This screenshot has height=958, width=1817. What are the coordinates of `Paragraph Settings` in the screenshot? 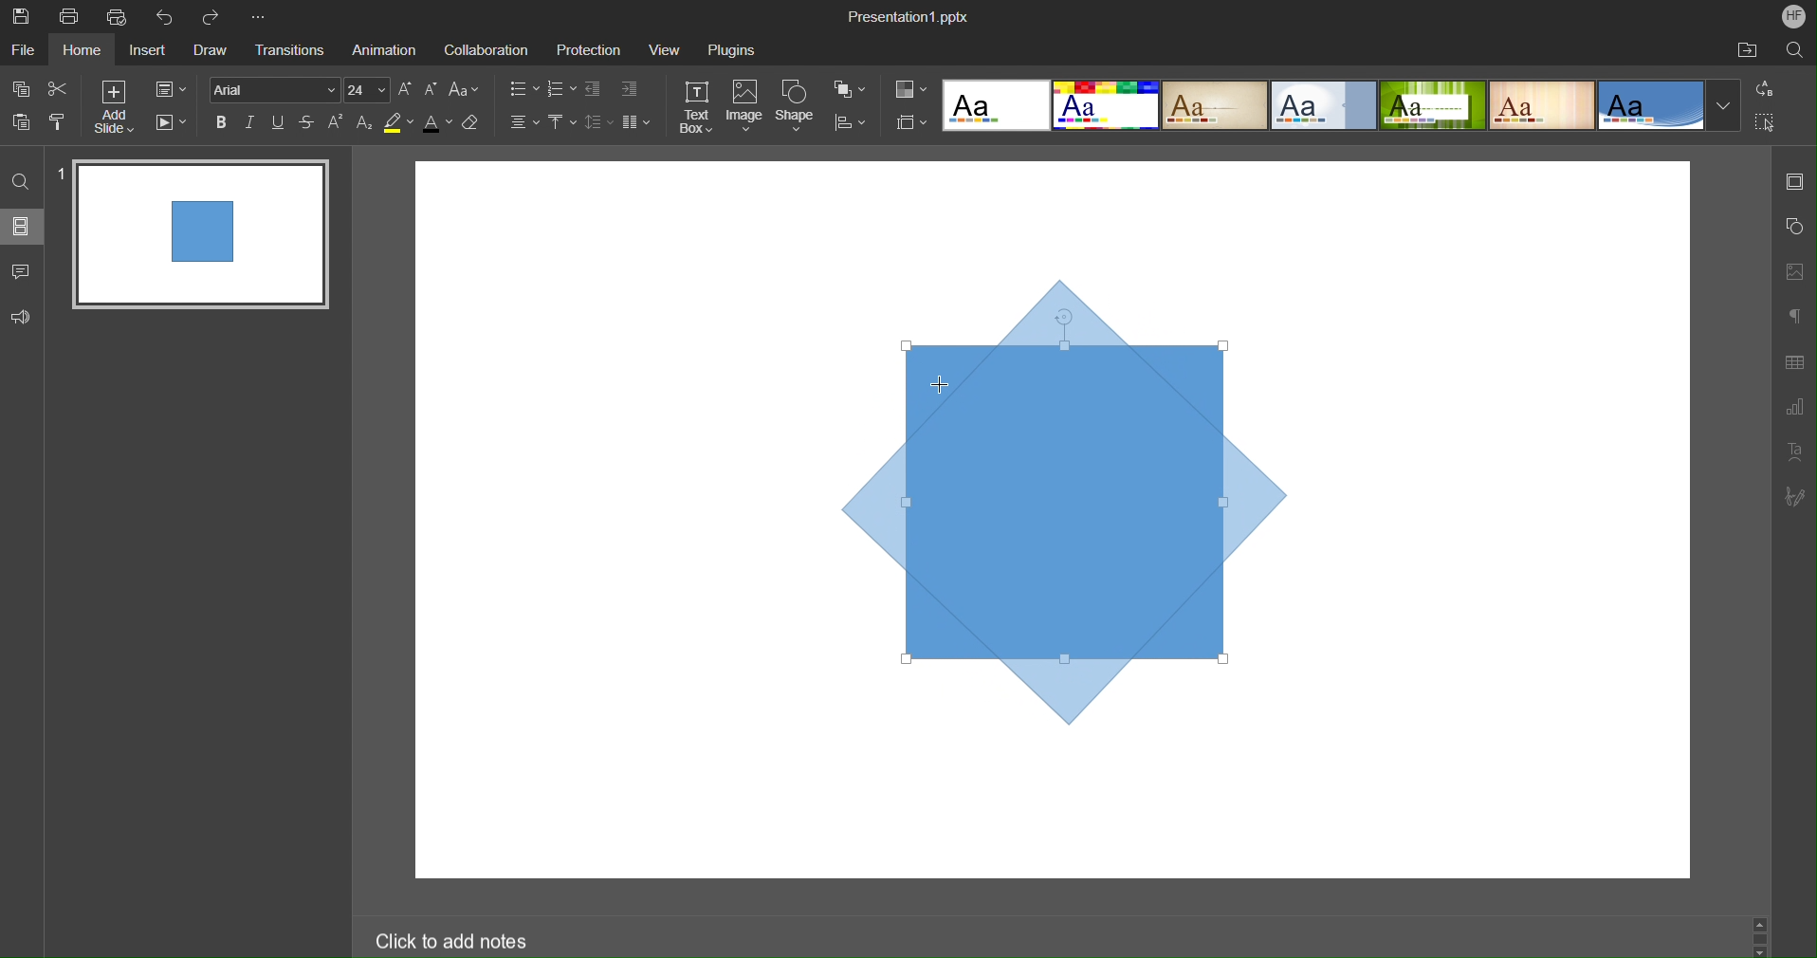 It's located at (1792, 316).